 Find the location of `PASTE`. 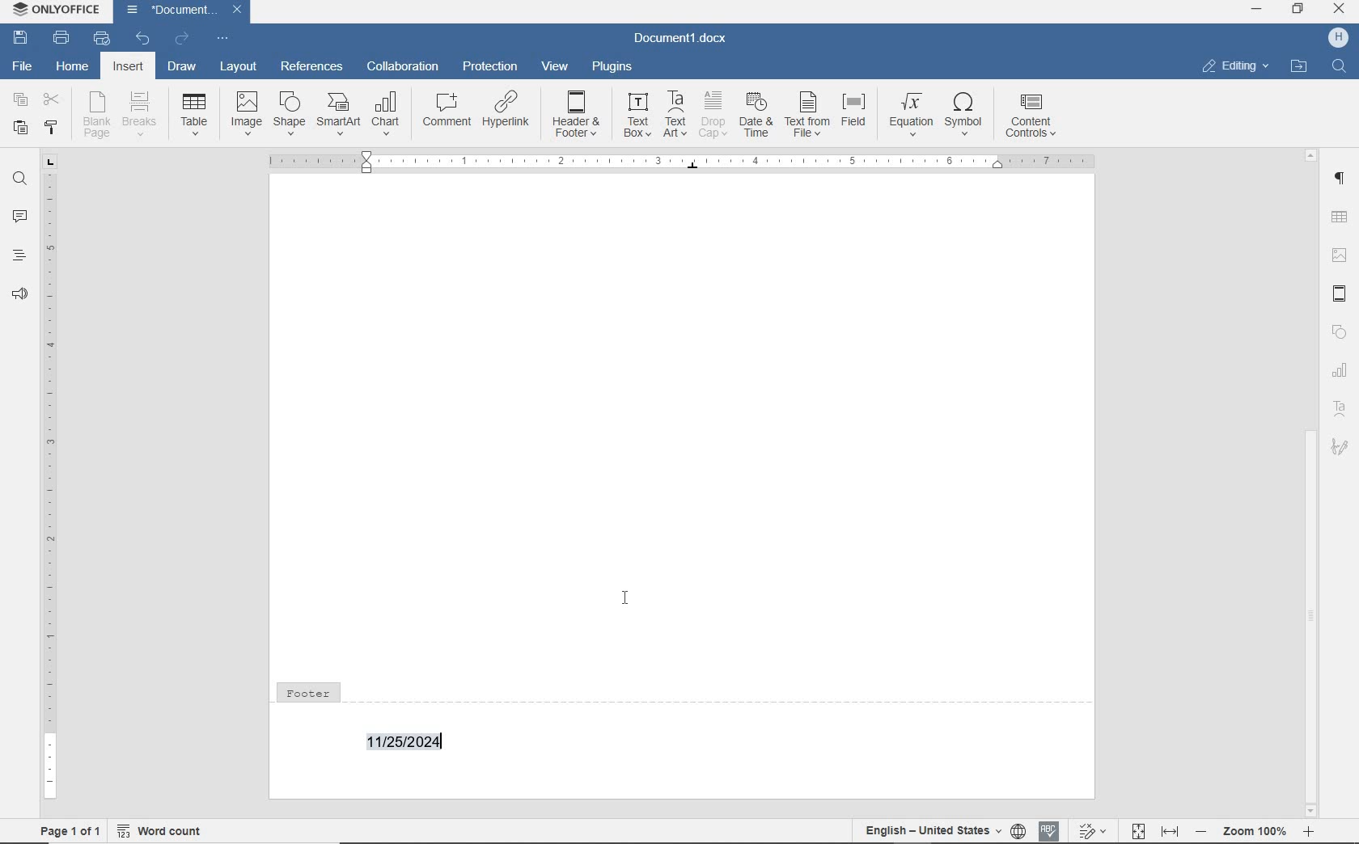

PASTE is located at coordinates (19, 129).